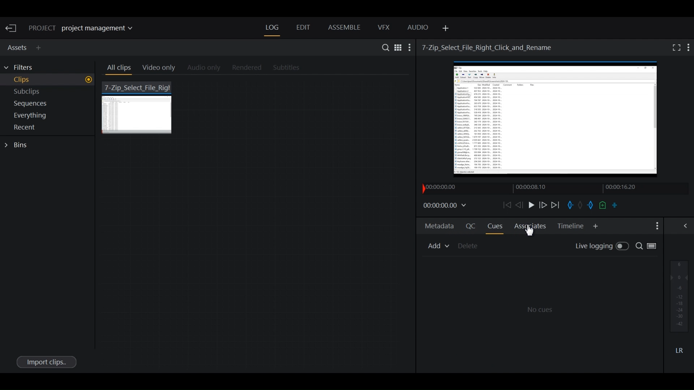 Image resolution: width=694 pixels, height=390 pixels. Describe the element at coordinates (544, 205) in the screenshot. I see `Nudge frame forward` at that location.